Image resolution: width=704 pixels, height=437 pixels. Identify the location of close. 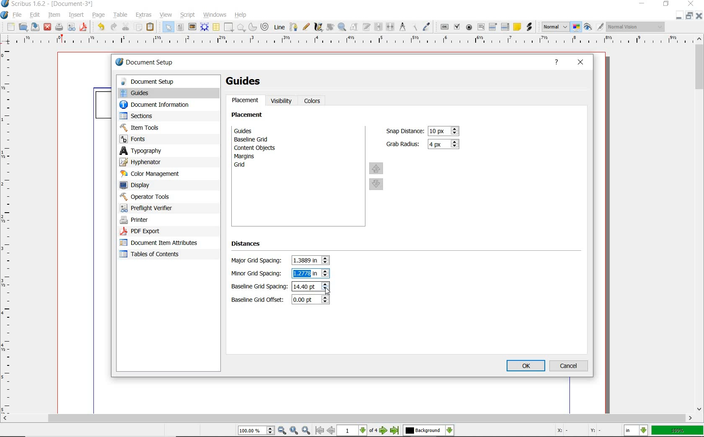
(47, 28).